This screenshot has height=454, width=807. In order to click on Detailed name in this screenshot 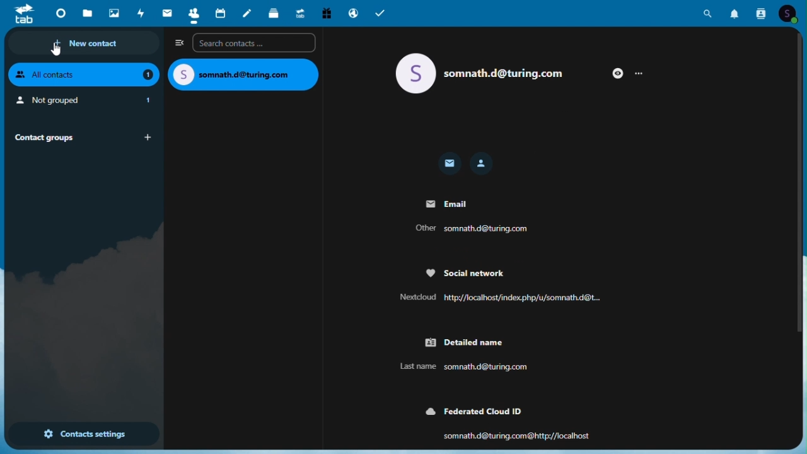, I will do `click(475, 355)`.